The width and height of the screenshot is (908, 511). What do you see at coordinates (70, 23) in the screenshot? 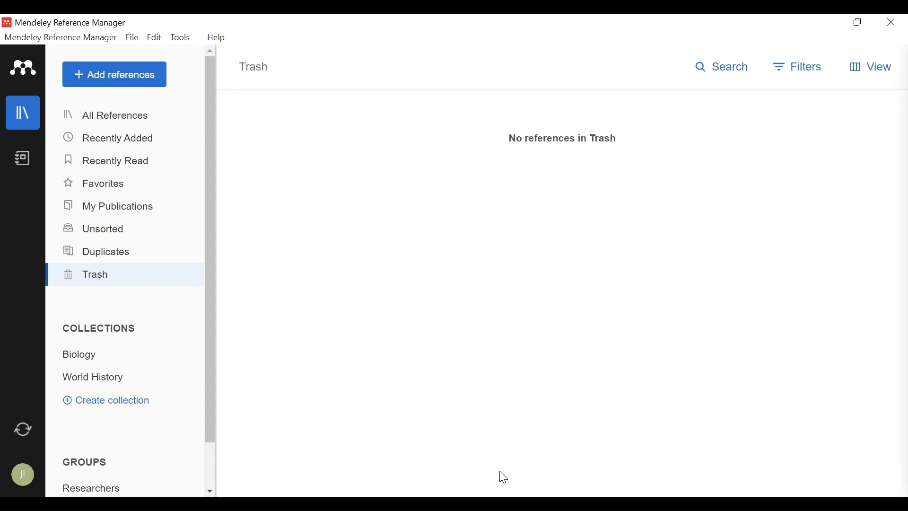
I see `Mendeley Reference Manager` at bounding box center [70, 23].